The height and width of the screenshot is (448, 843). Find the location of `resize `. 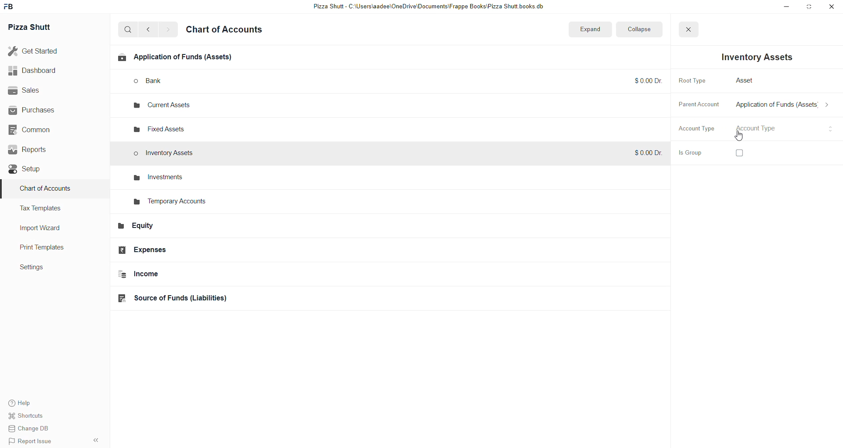

resize  is located at coordinates (809, 7).